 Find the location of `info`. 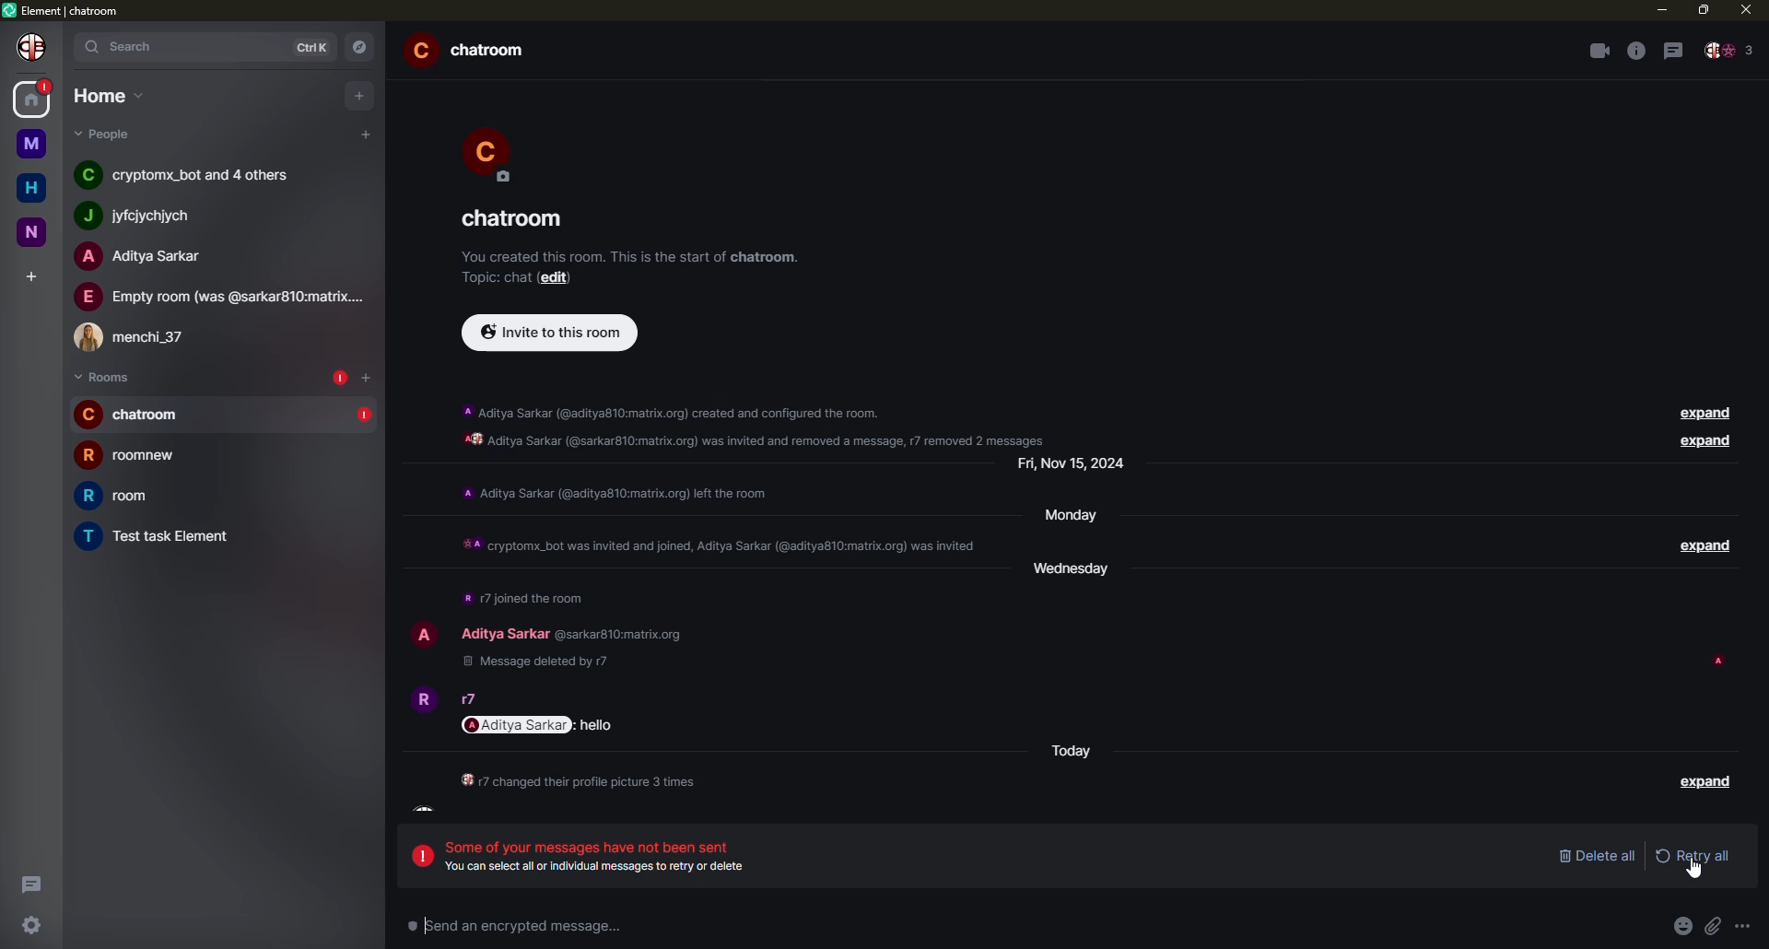

info is located at coordinates (753, 424).